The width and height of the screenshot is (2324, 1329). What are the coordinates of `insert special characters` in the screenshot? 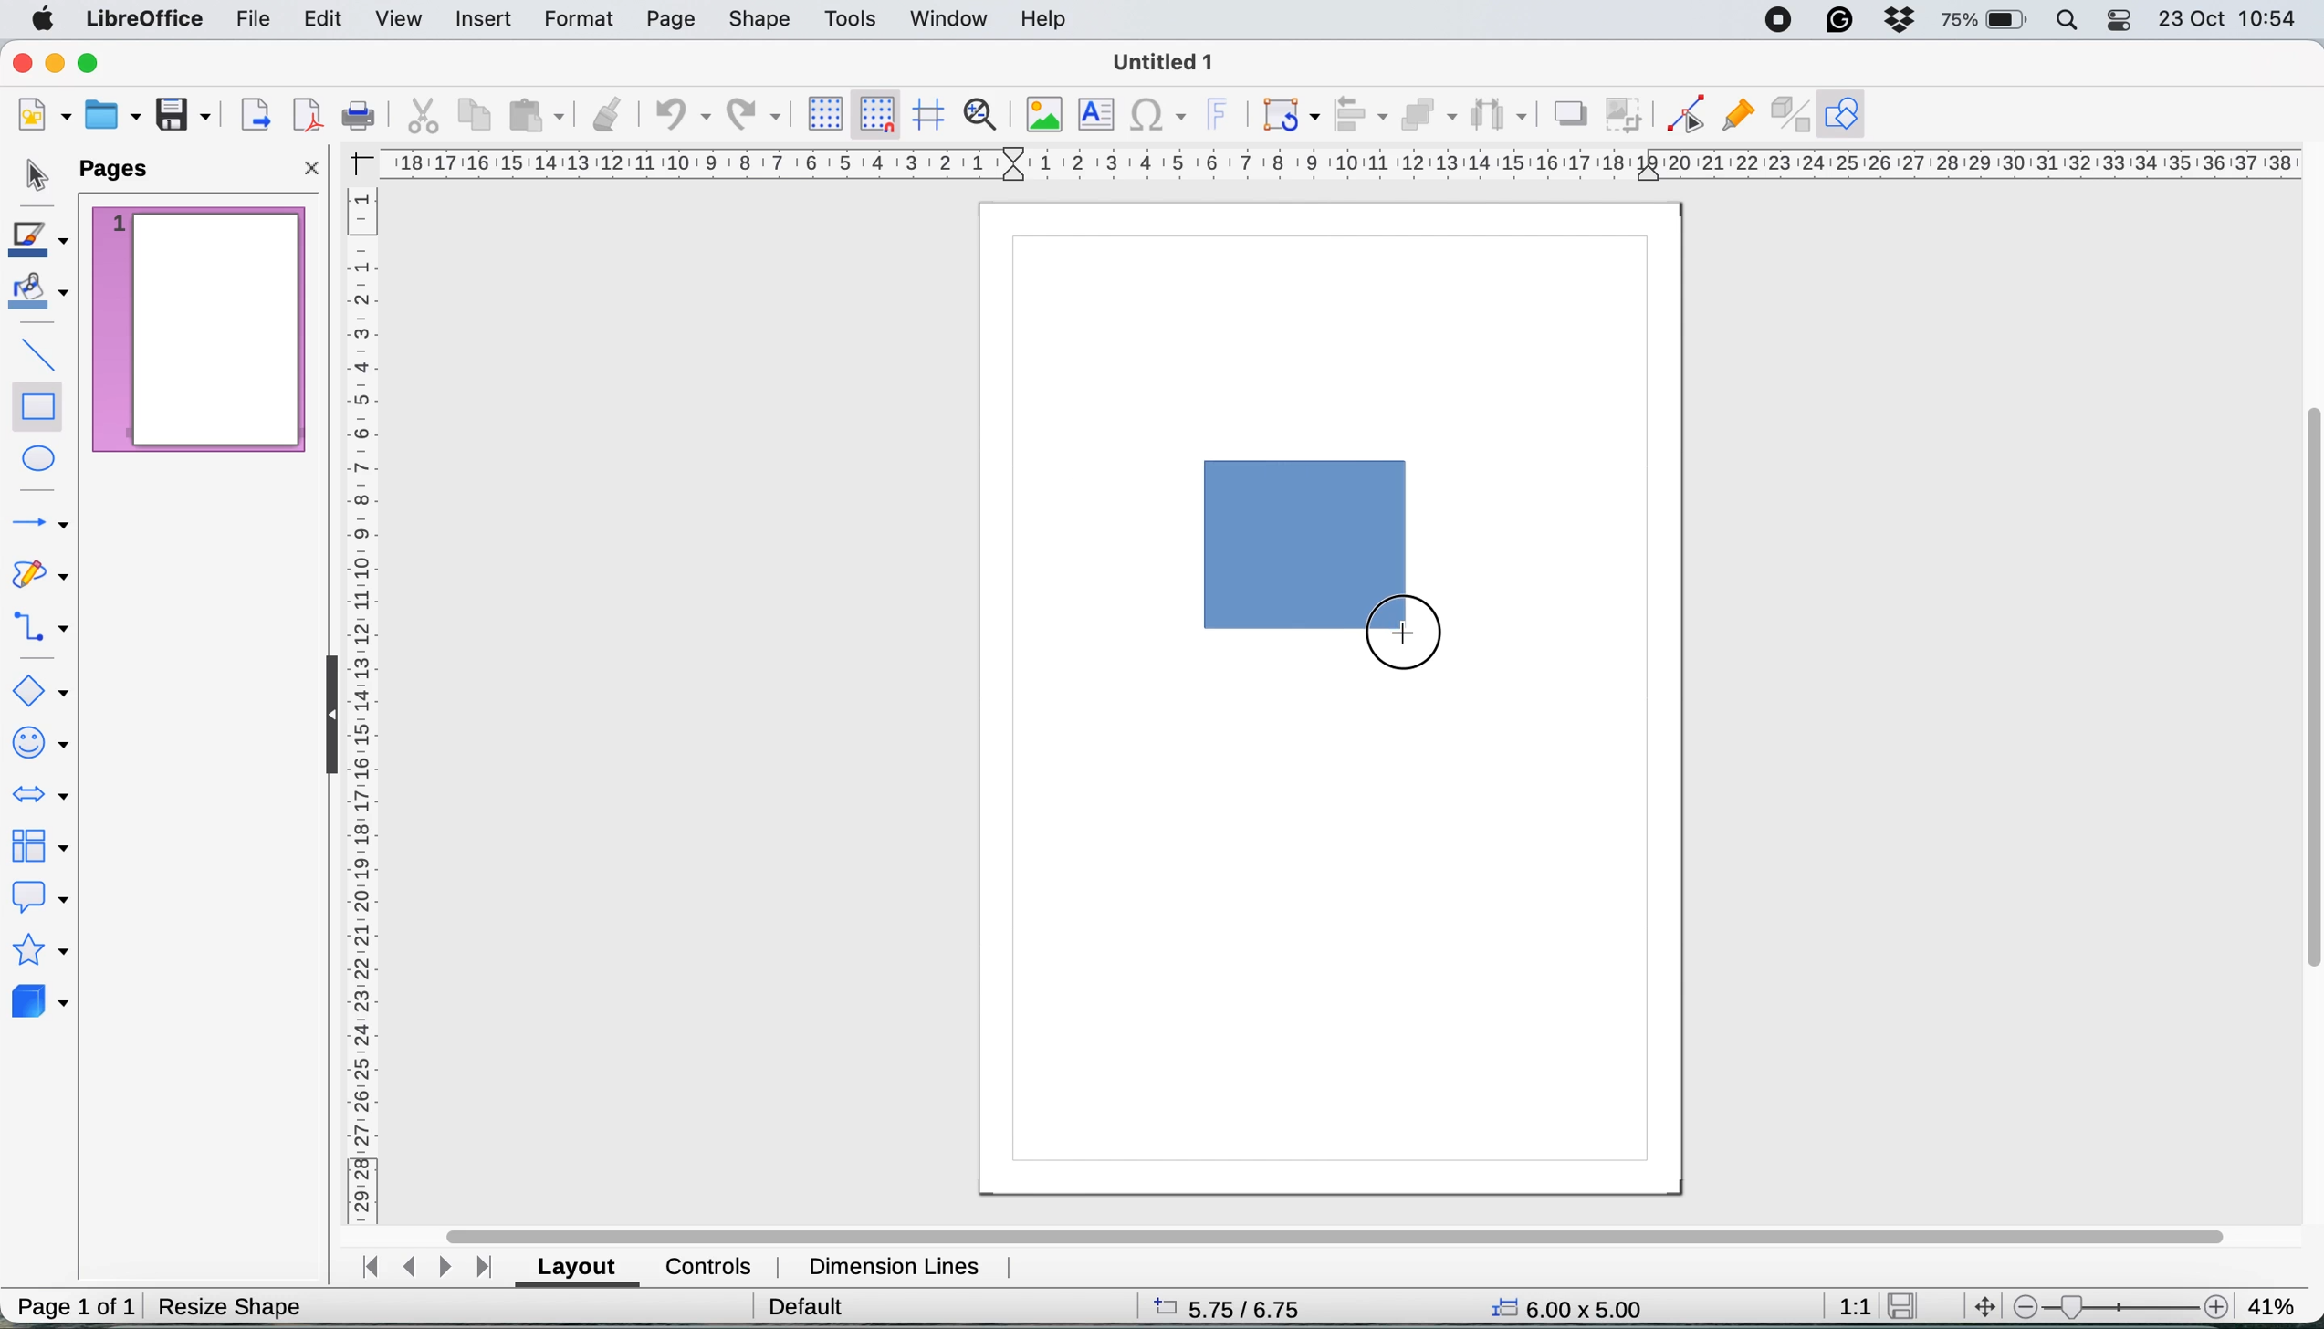 It's located at (1158, 119).